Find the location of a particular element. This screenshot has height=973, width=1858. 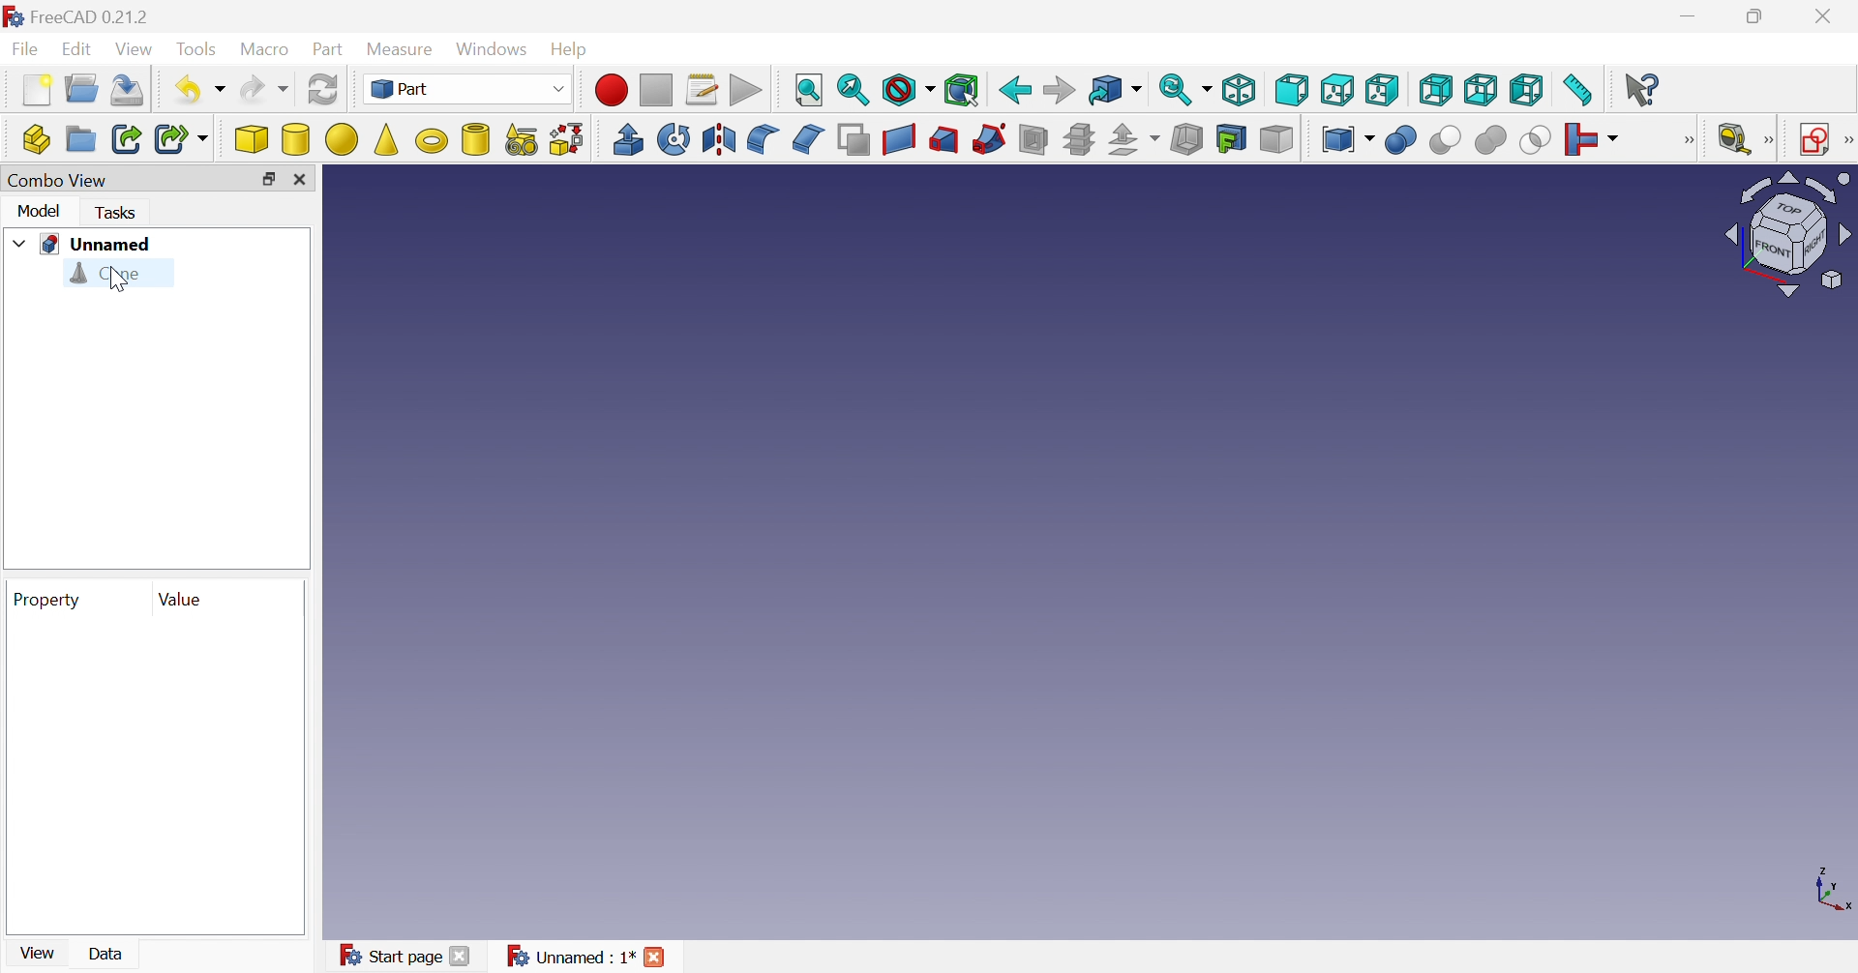

Union is located at coordinates (1493, 139).